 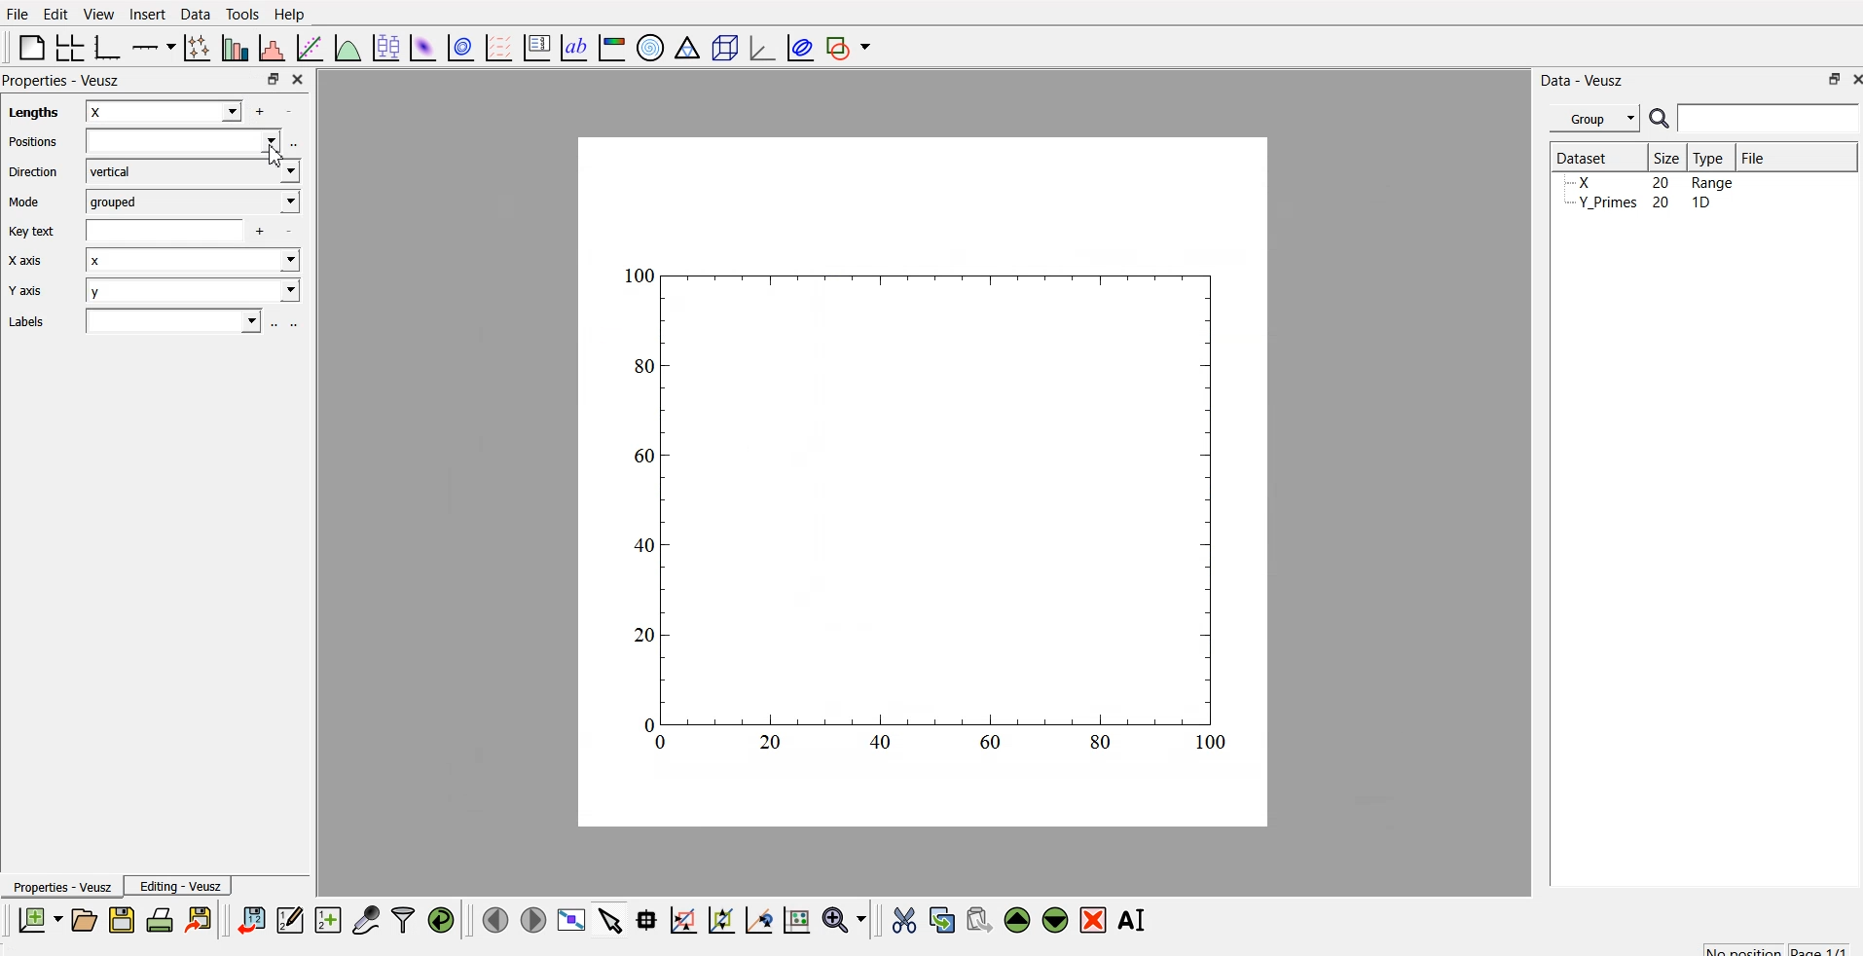 What do you see at coordinates (537, 45) in the screenshot?
I see `plot key` at bounding box center [537, 45].